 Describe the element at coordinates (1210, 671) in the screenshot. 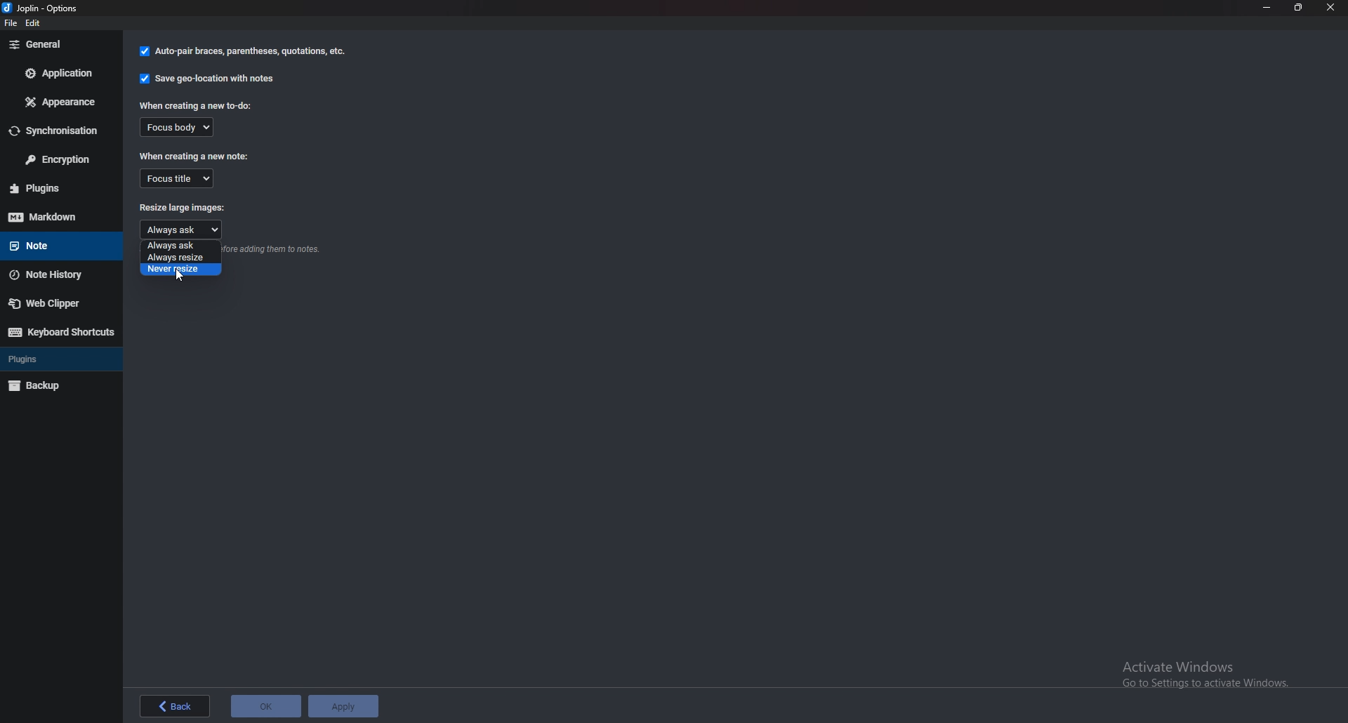

I see `Activate windows pop up` at that location.